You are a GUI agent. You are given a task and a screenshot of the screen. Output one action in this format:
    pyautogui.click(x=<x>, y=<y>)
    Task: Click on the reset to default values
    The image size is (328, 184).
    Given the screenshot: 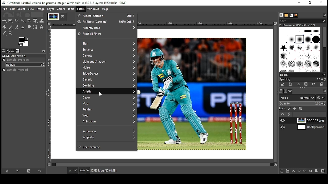 What is the action you would take?
    pyautogui.click(x=40, y=171)
    